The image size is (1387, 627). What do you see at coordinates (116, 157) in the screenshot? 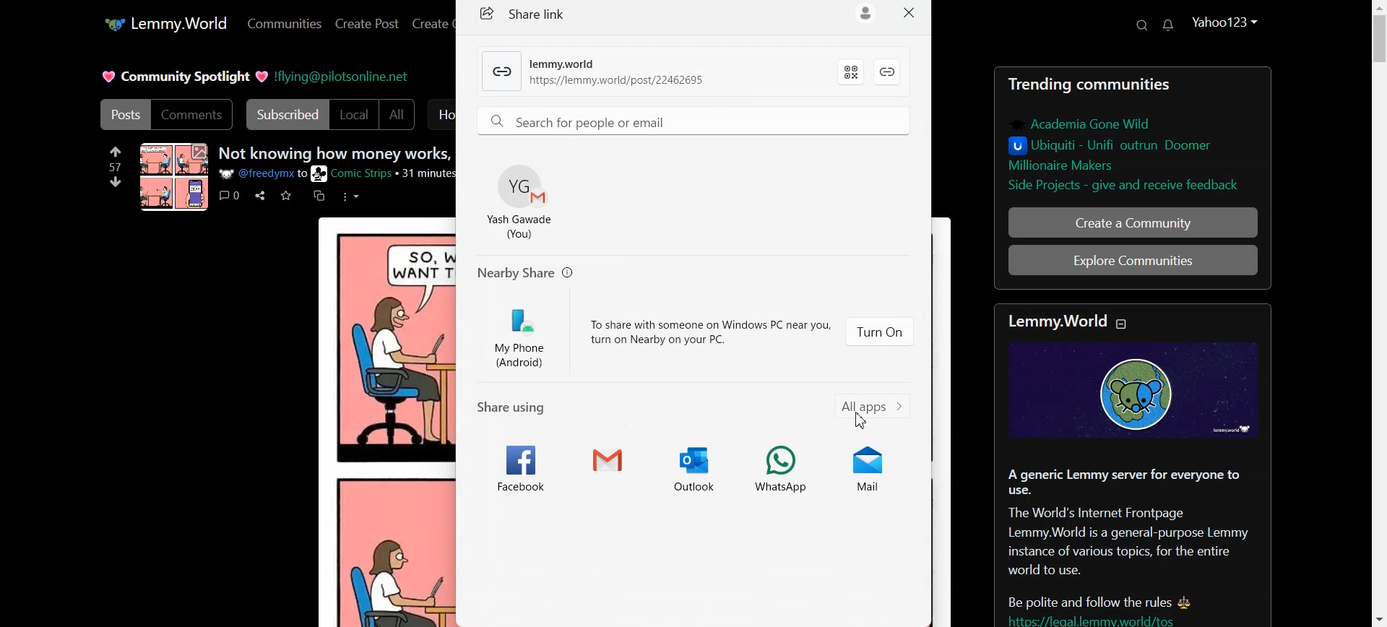
I see `Upvote` at bounding box center [116, 157].